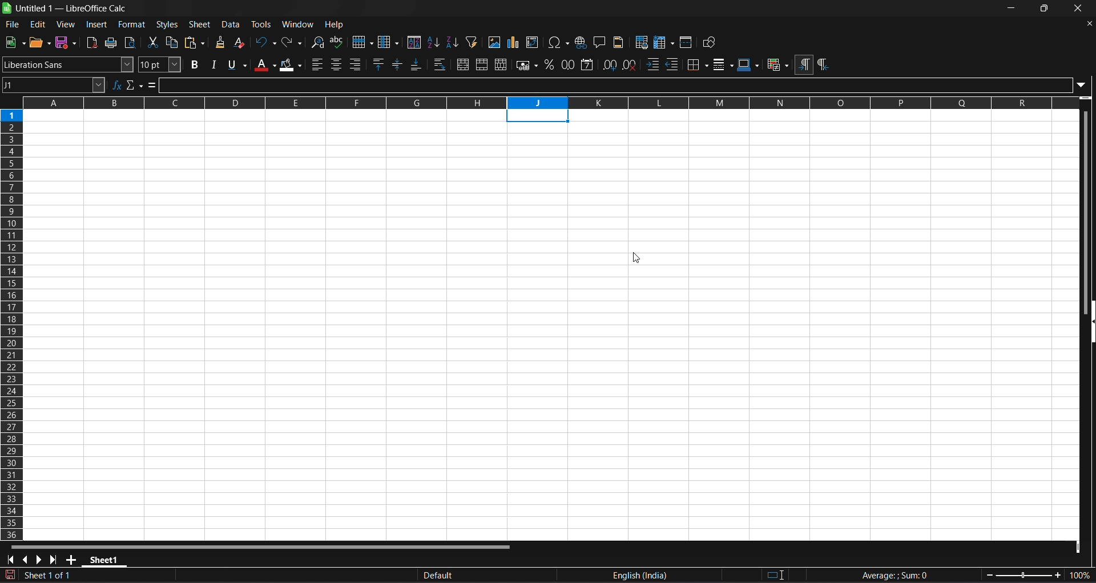  Describe the element at coordinates (317, 42) in the screenshot. I see `find and replace` at that location.